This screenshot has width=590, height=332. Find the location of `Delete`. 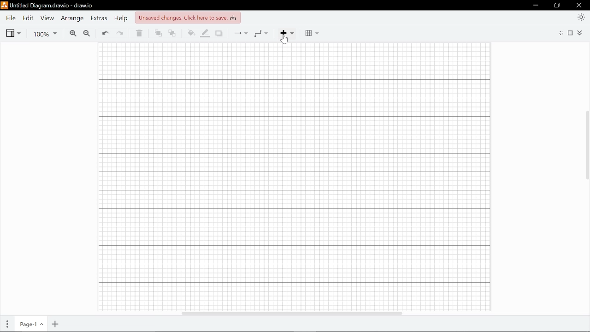

Delete is located at coordinates (139, 34).